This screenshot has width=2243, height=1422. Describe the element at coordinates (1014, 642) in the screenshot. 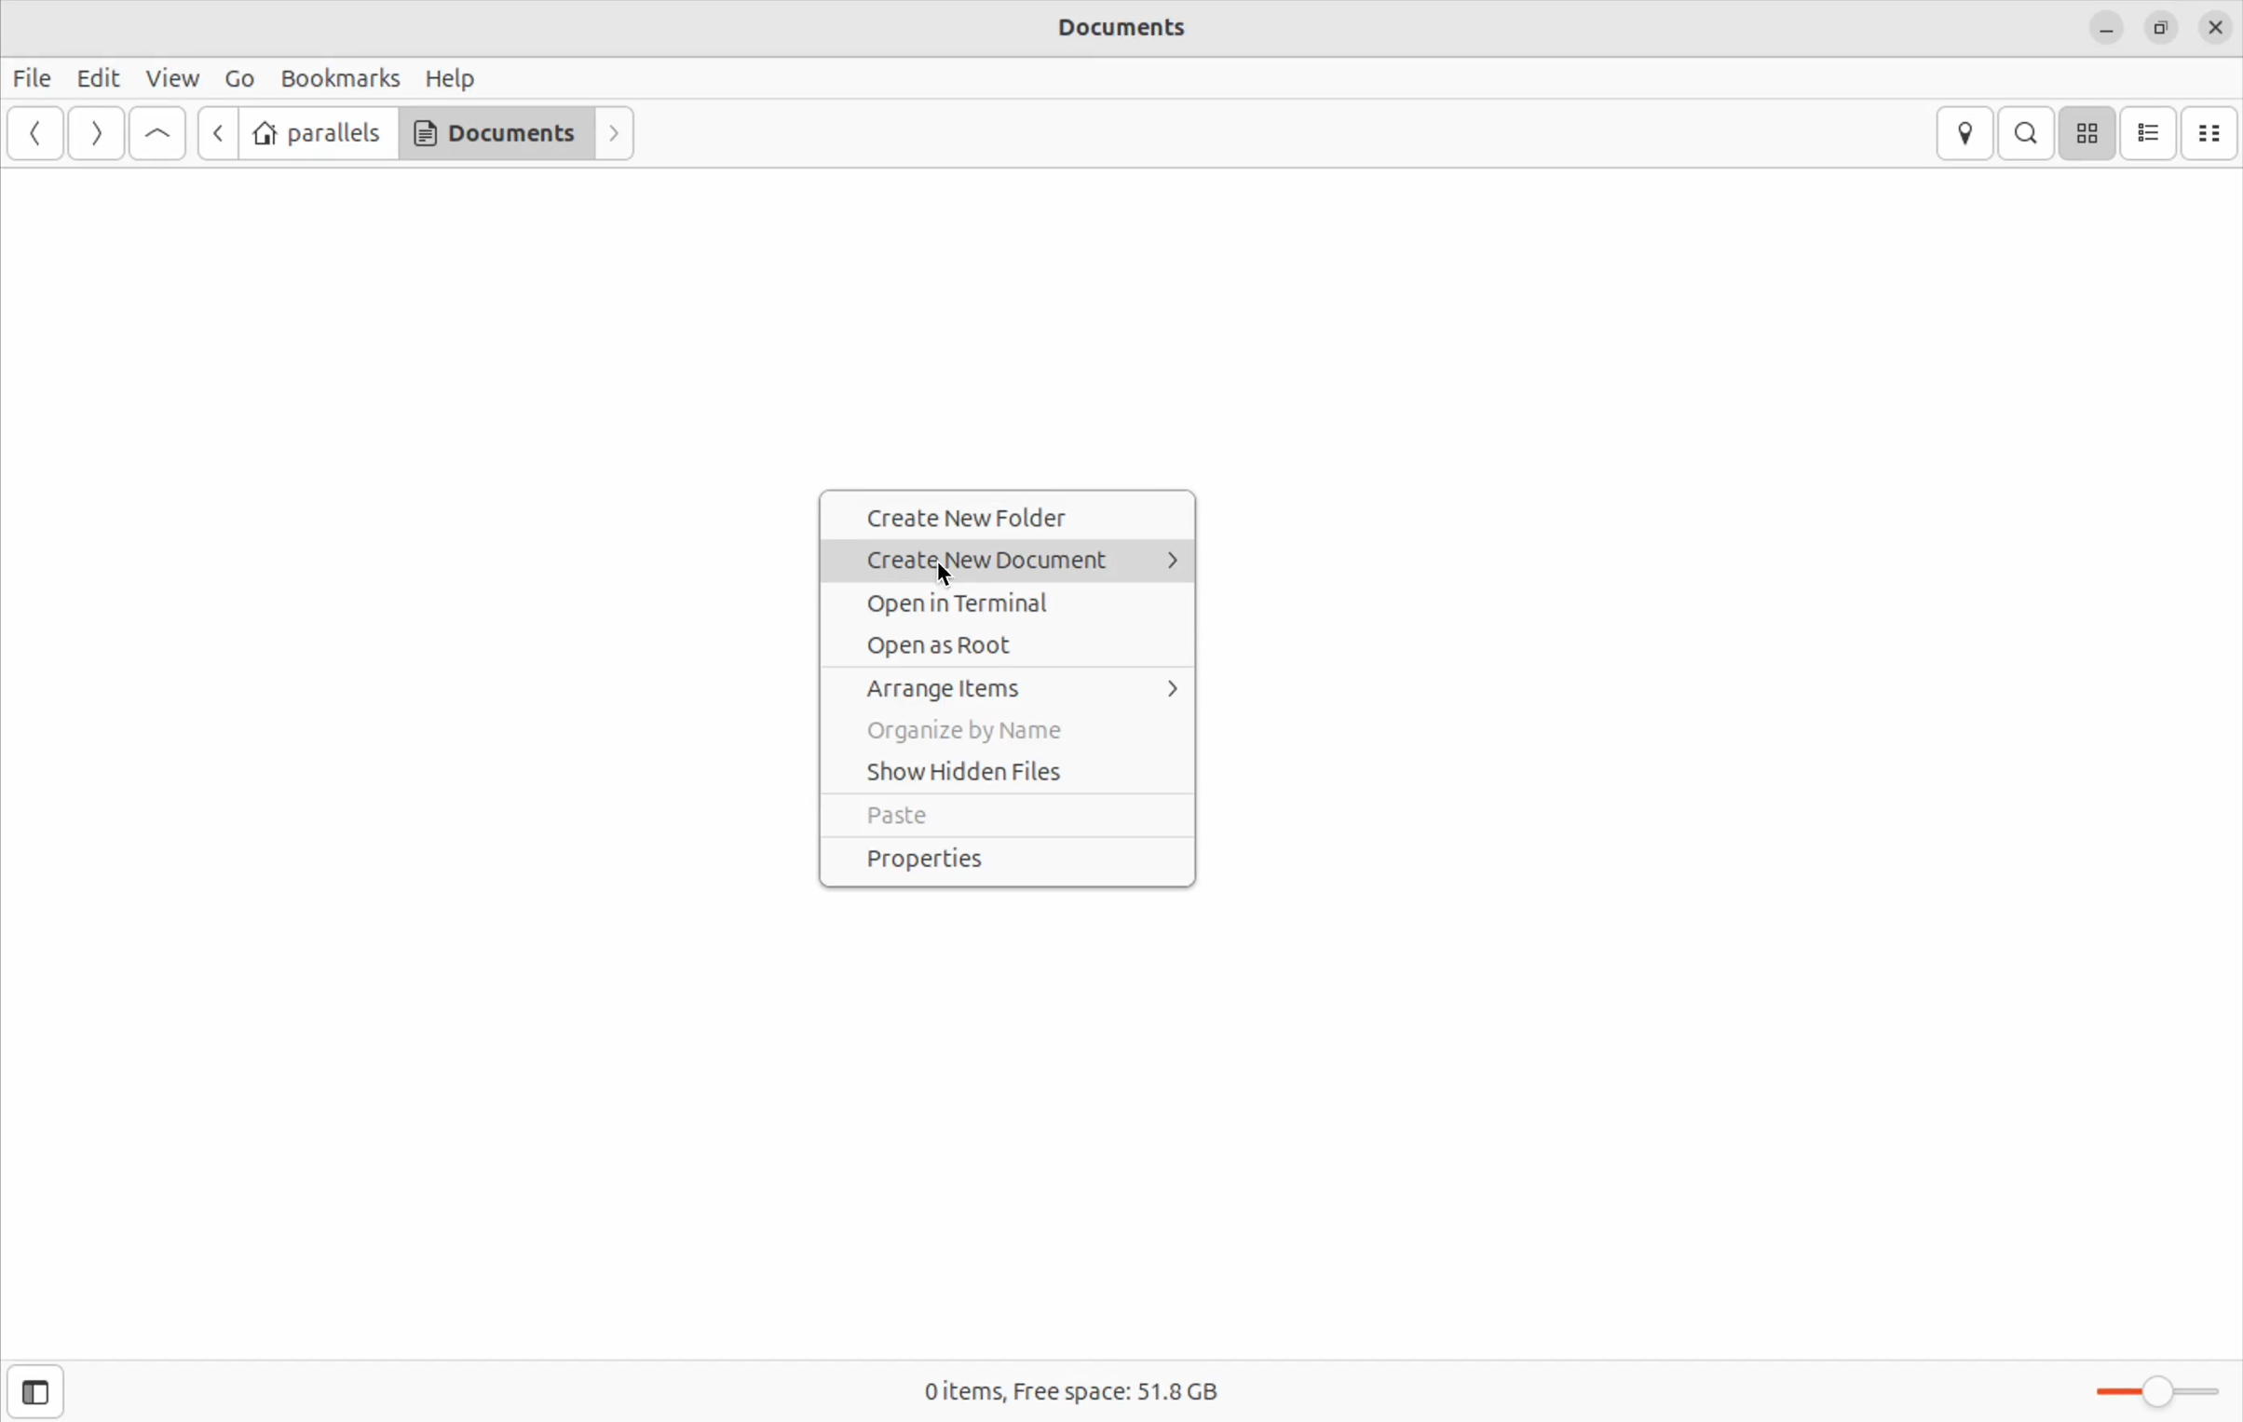

I see `Open as Root` at that location.